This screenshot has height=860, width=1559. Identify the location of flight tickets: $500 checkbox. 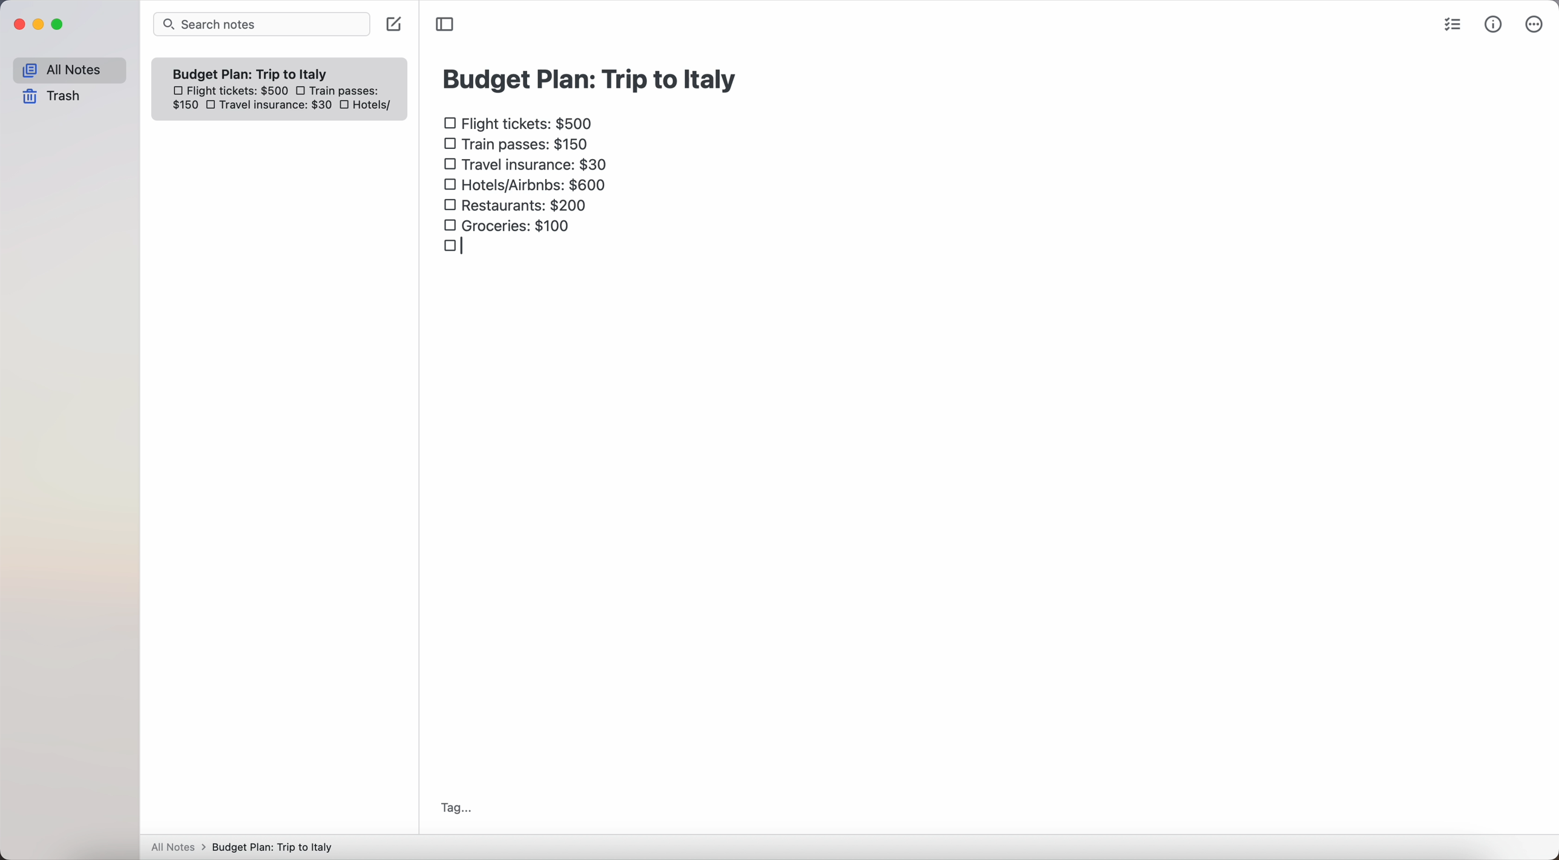
(522, 125).